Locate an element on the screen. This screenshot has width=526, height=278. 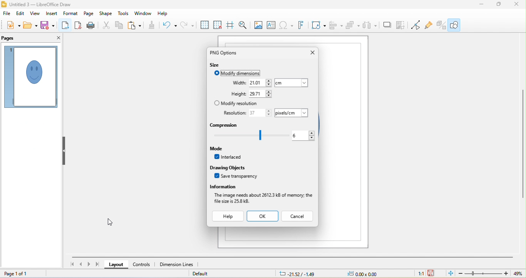
undo is located at coordinates (170, 24).